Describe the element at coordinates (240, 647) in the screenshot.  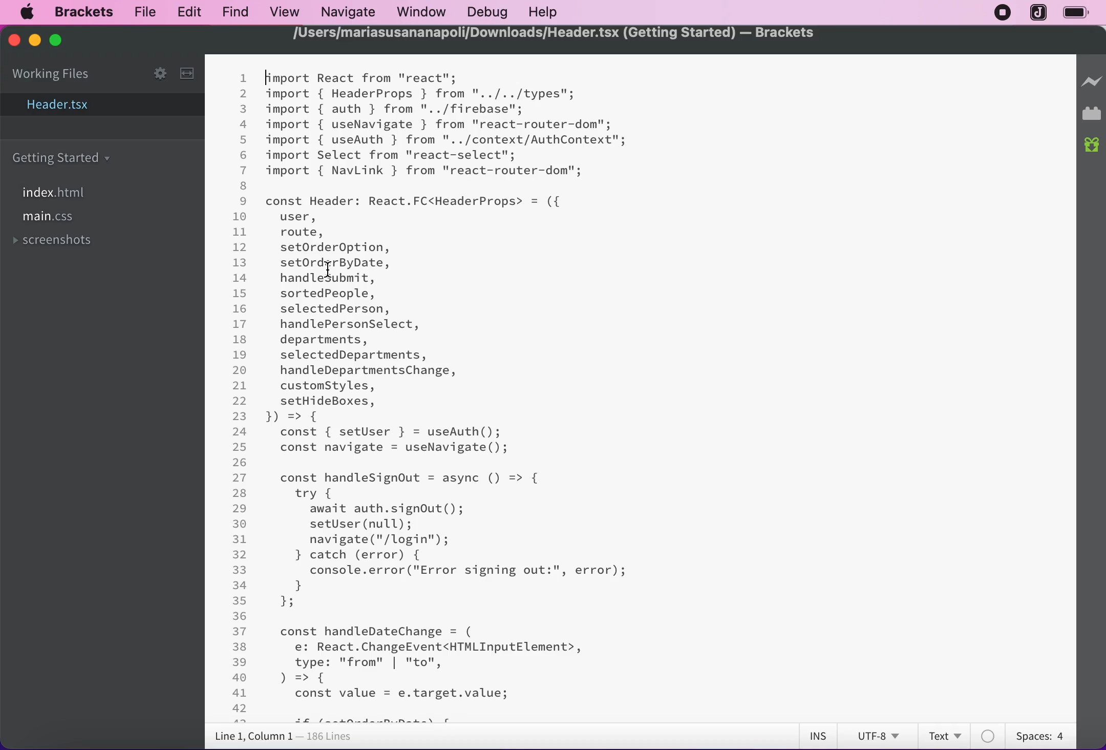
I see `38` at that location.